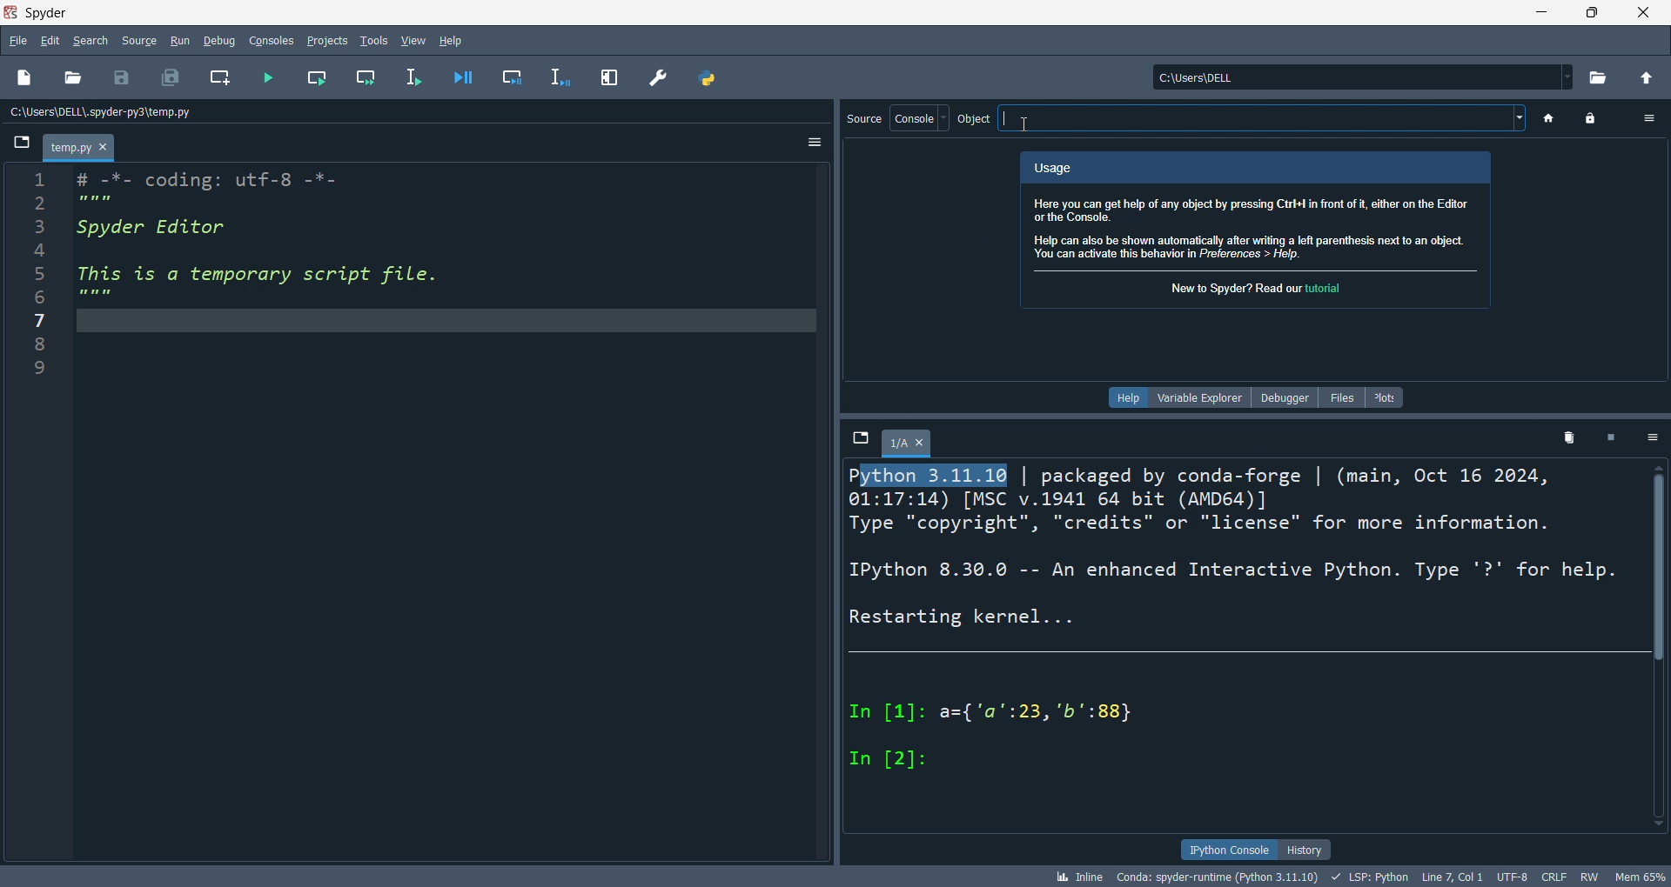 Image resolution: width=1671 pixels, height=887 pixels. Describe the element at coordinates (557, 76) in the screenshot. I see `debug line` at that location.